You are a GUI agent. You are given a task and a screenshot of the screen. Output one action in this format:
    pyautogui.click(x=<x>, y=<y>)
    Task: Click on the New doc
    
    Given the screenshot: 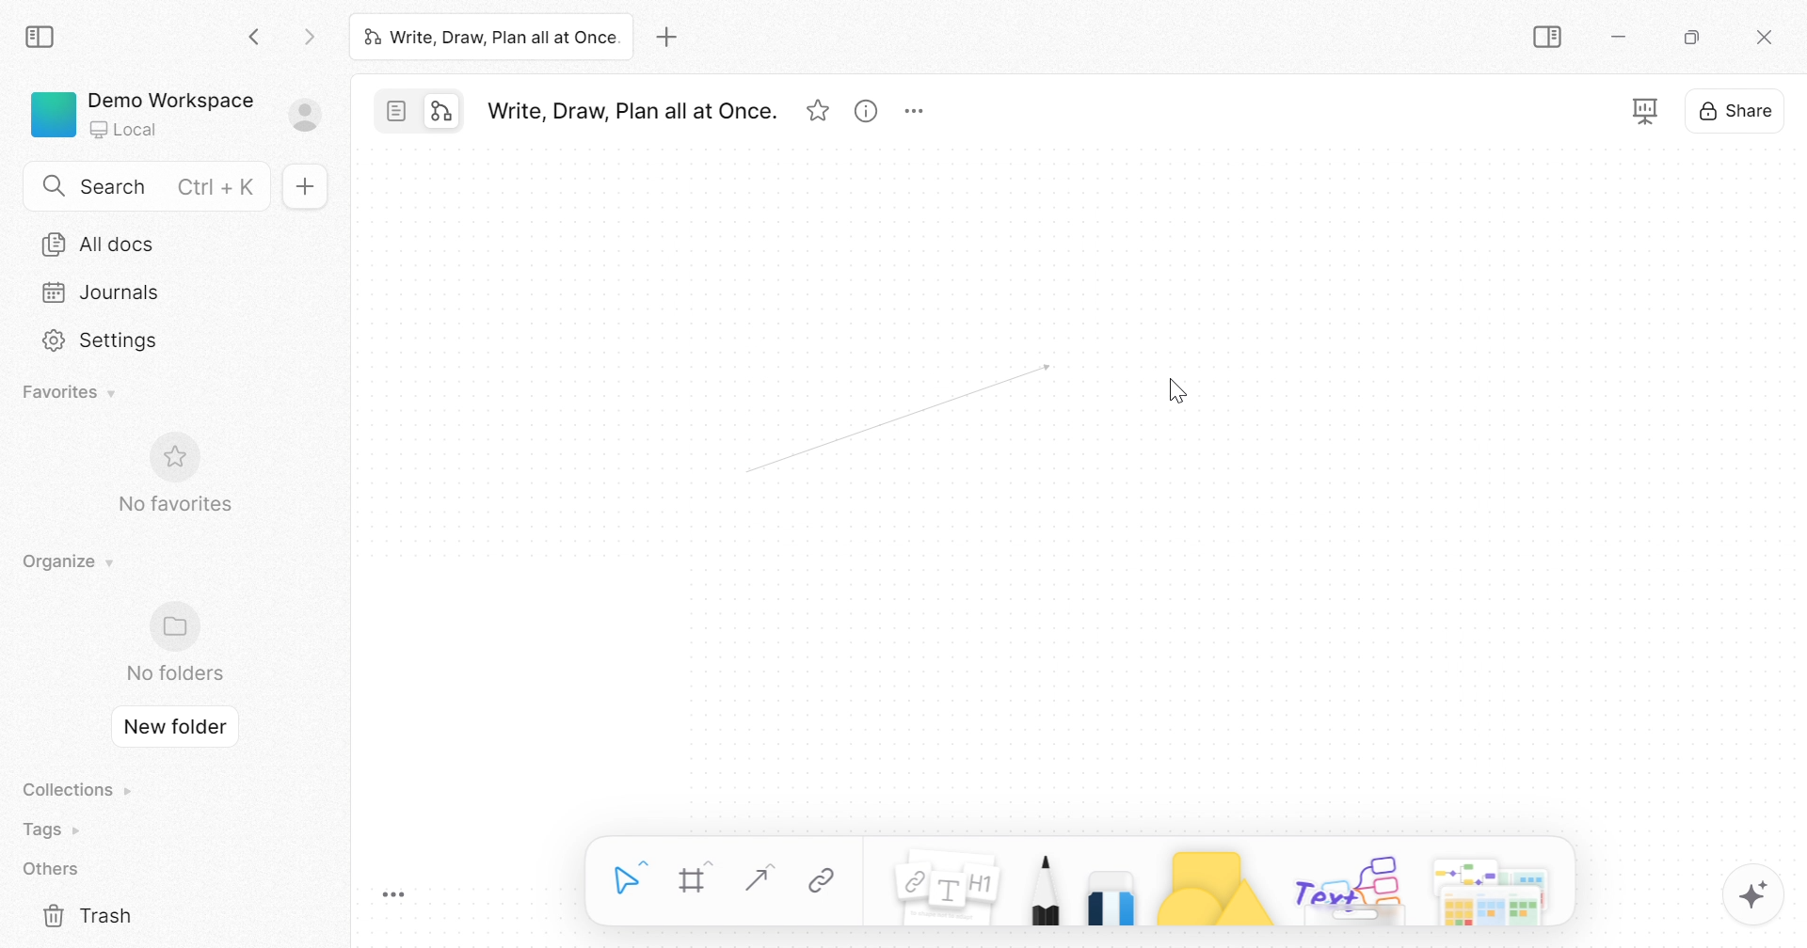 What is the action you would take?
    pyautogui.click(x=309, y=187)
    